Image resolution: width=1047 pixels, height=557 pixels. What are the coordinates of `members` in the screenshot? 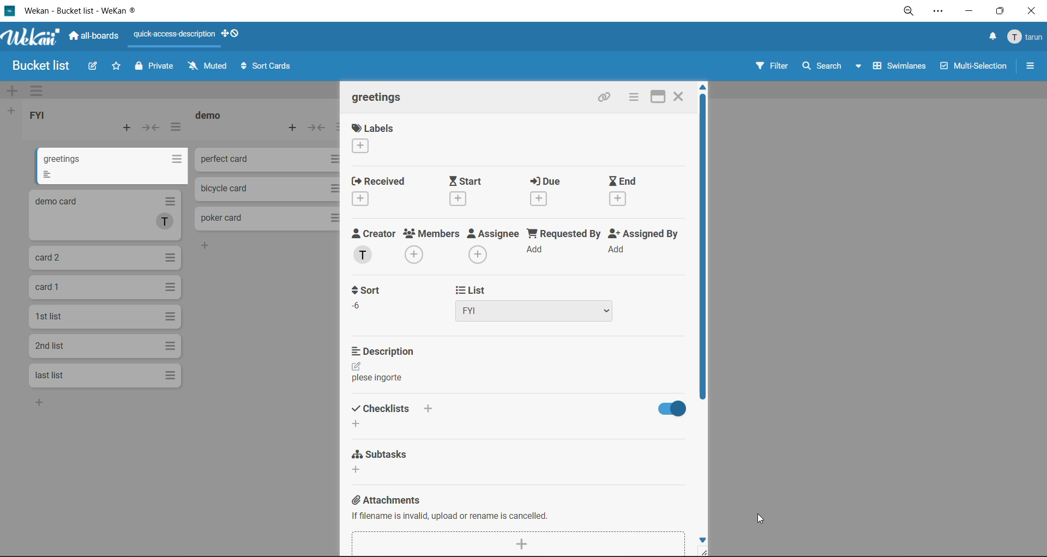 It's located at (432, 246).